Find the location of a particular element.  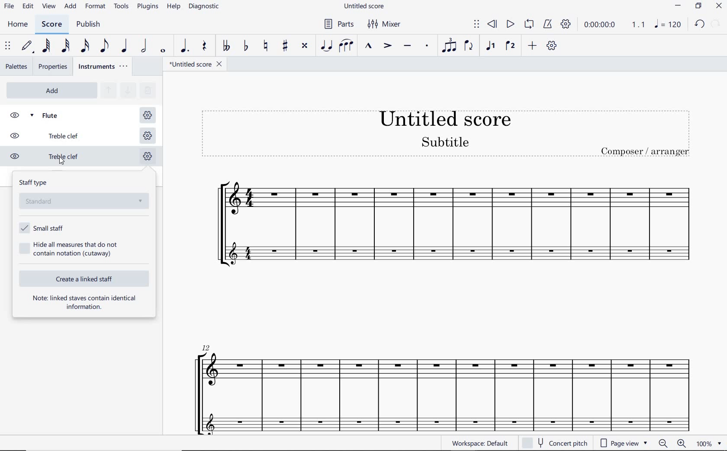

PLAY is located at coordinates (510, 25).